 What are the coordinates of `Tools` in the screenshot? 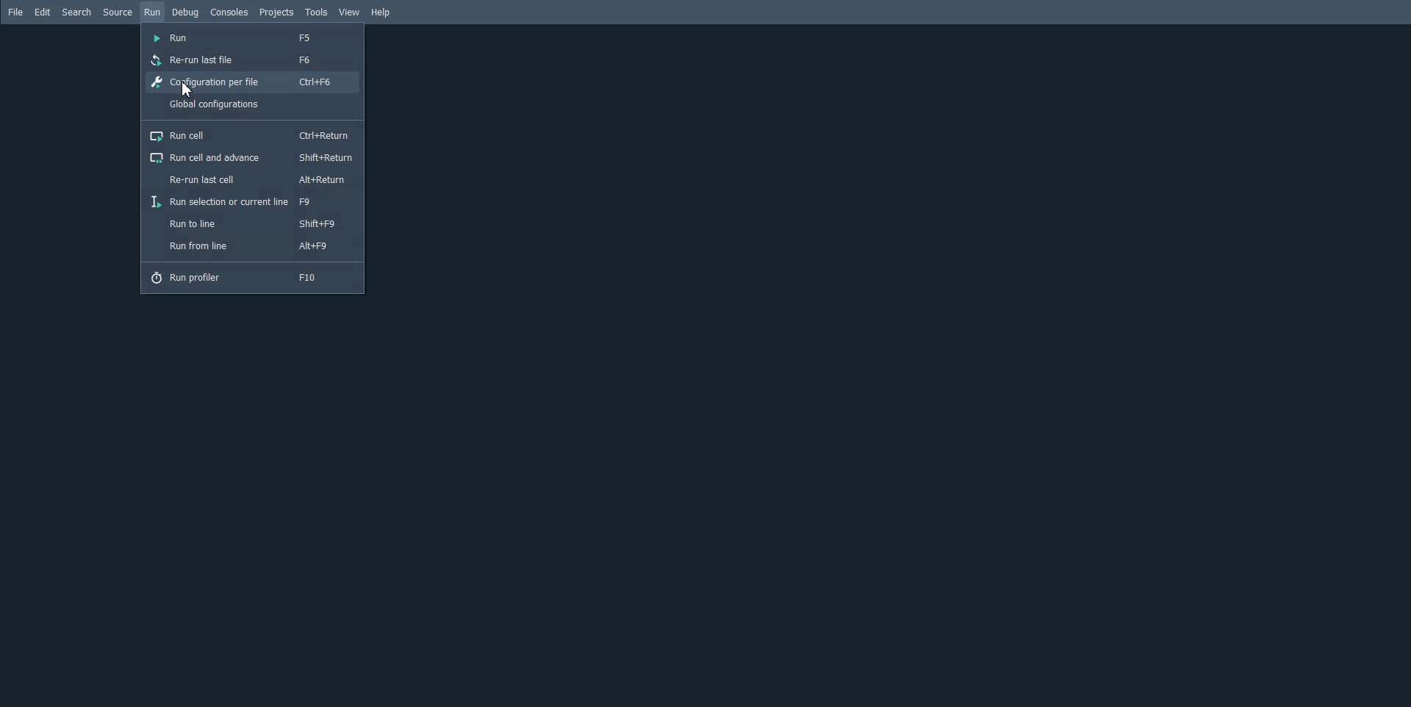 It's located at (316, 12).